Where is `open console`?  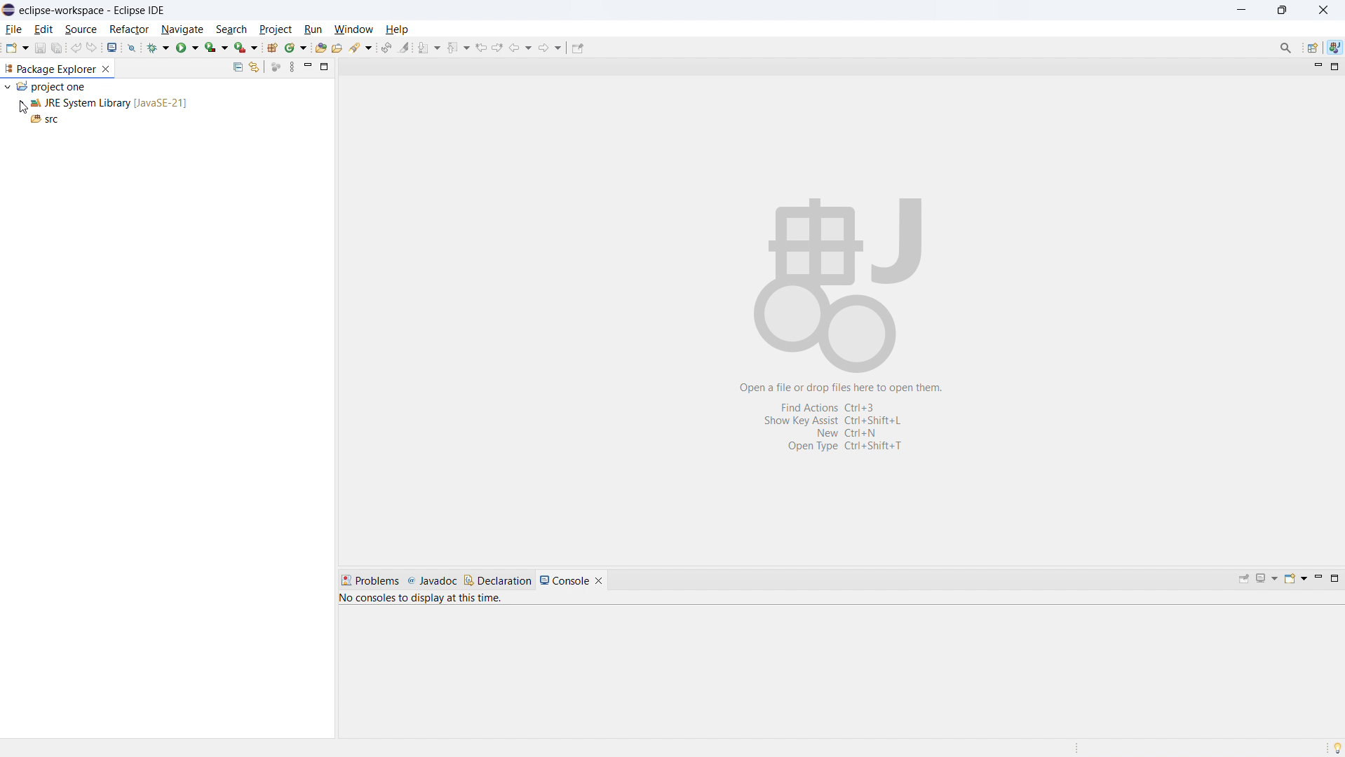 open console is located at coordinates (112, 47).